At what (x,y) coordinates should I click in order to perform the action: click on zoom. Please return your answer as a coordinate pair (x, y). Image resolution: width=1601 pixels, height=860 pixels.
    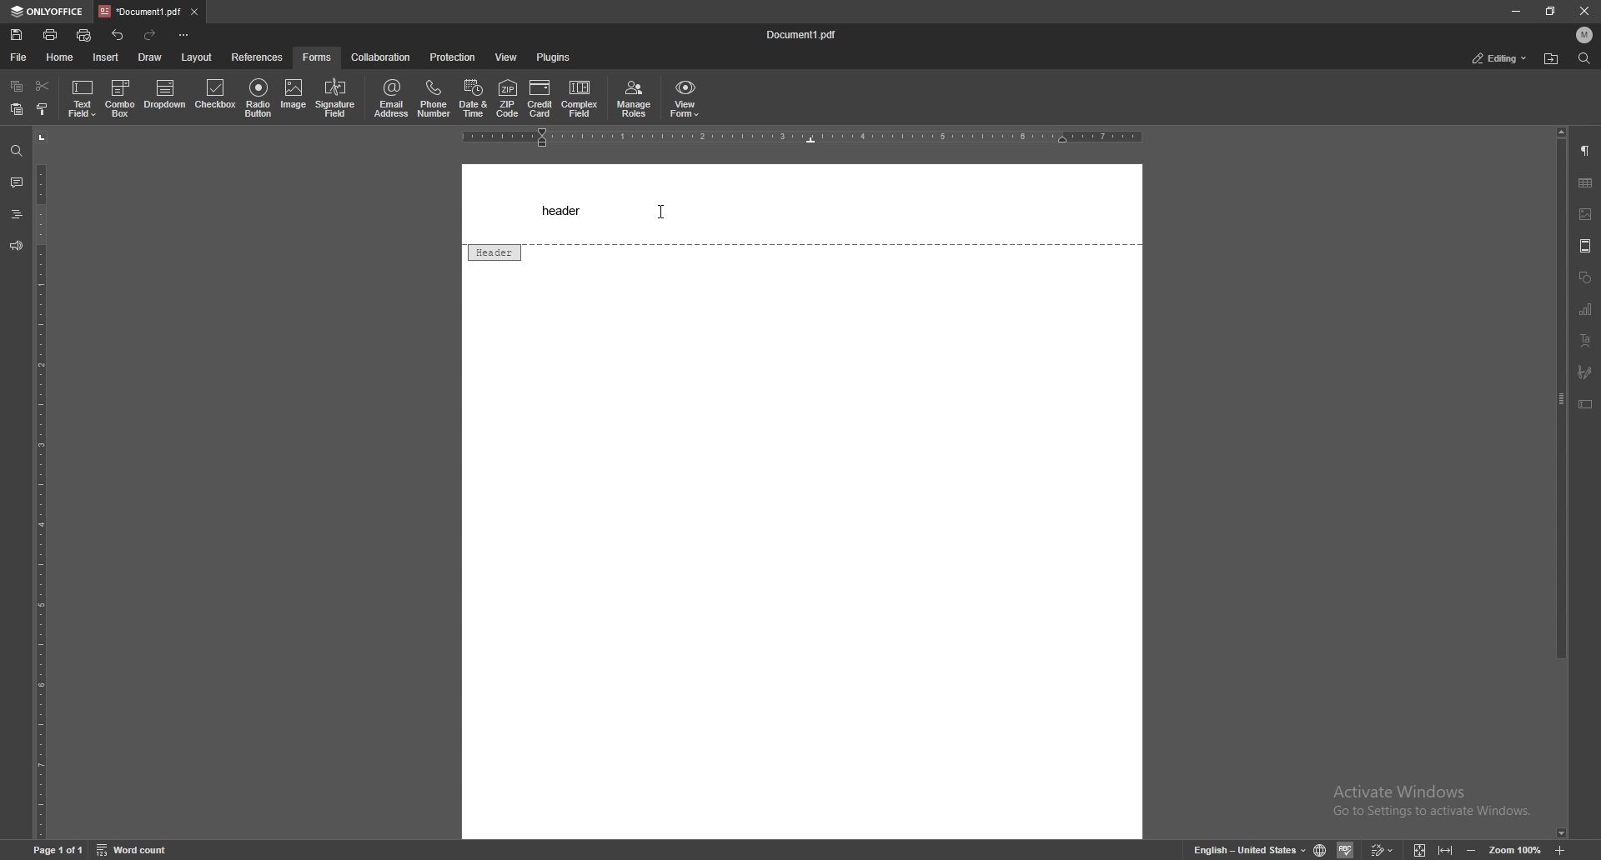
    Looking at the image, I should click on (1518, 849).